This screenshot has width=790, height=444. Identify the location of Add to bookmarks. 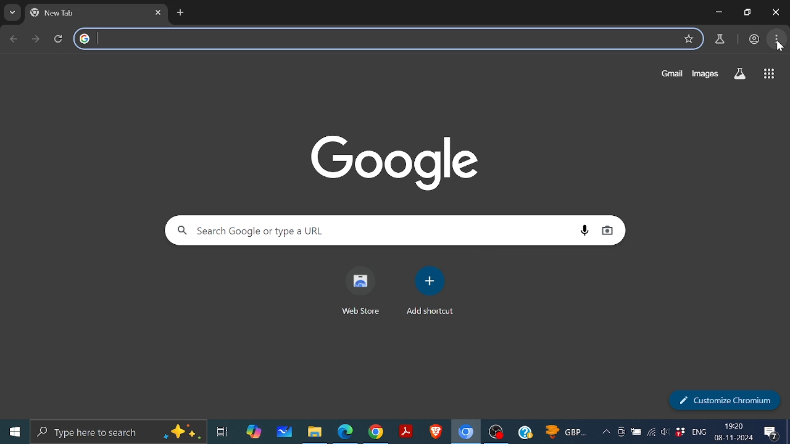
(688, 39).